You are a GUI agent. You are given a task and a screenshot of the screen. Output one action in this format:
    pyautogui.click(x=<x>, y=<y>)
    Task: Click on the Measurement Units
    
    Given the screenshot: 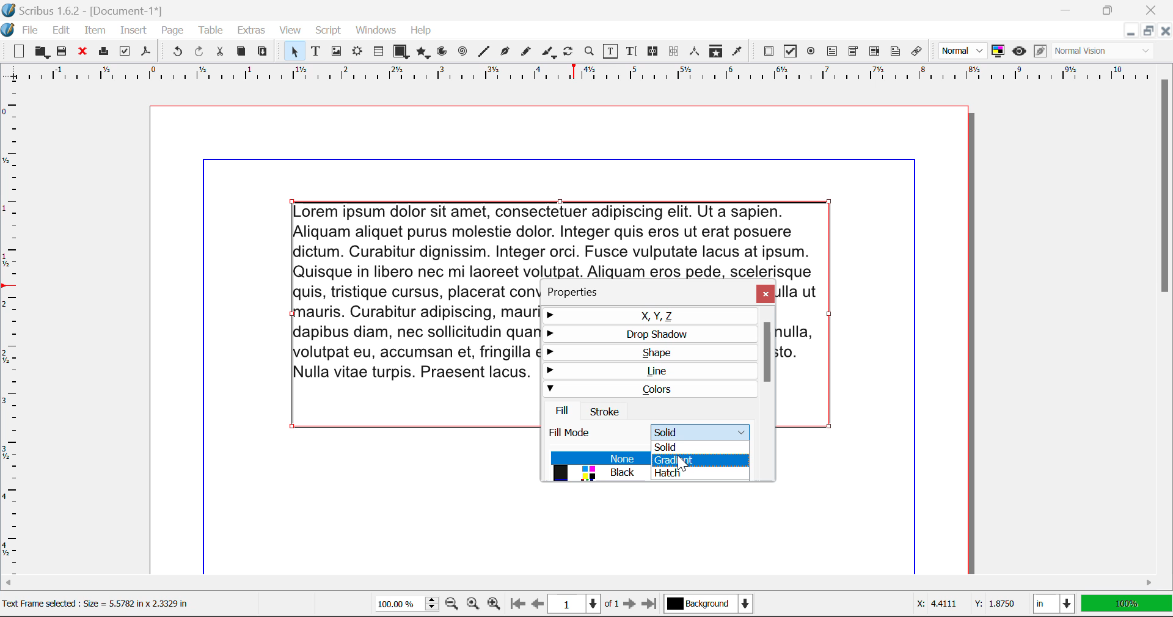 What is the action you would take?
    pyautogui.click(x=1055, y=605)
    